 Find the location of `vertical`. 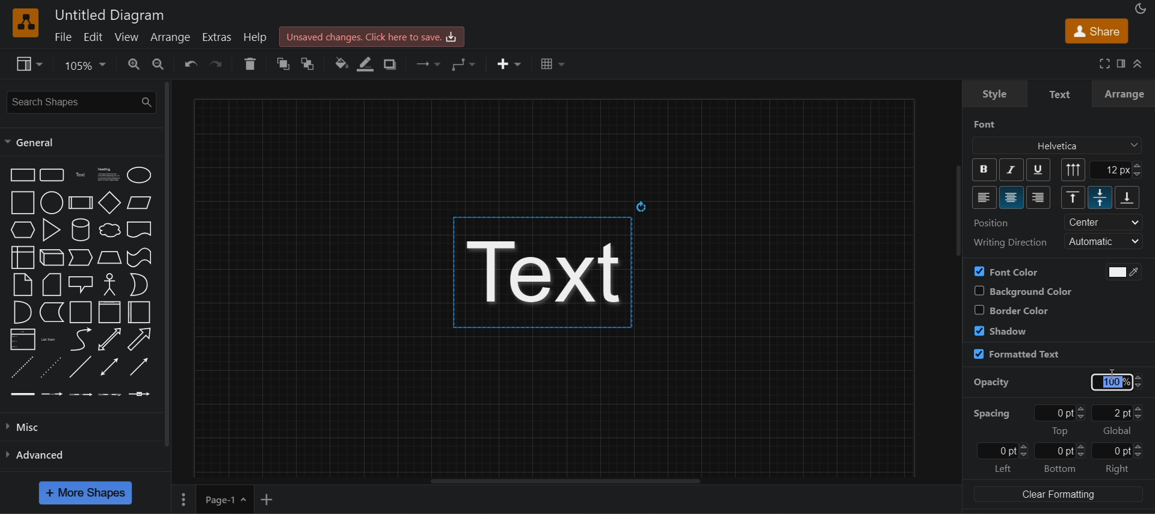

vertical is located at coordinates (1074, 170).